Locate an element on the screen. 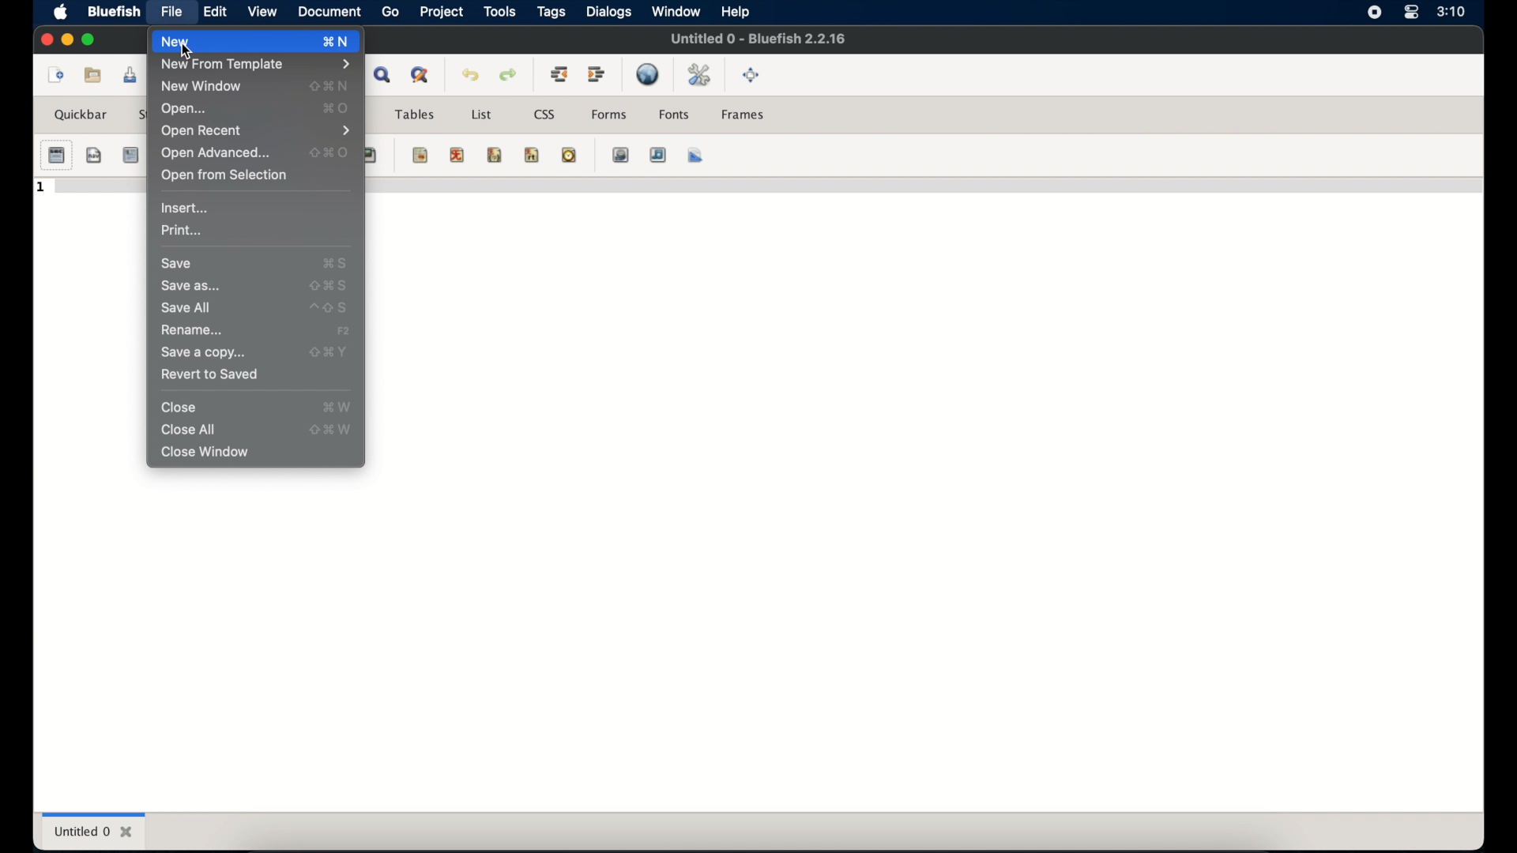 Image resolution: width=1517 pixels, height=853 pixels. open advanced shortcut is located at coordinates (329, 152).